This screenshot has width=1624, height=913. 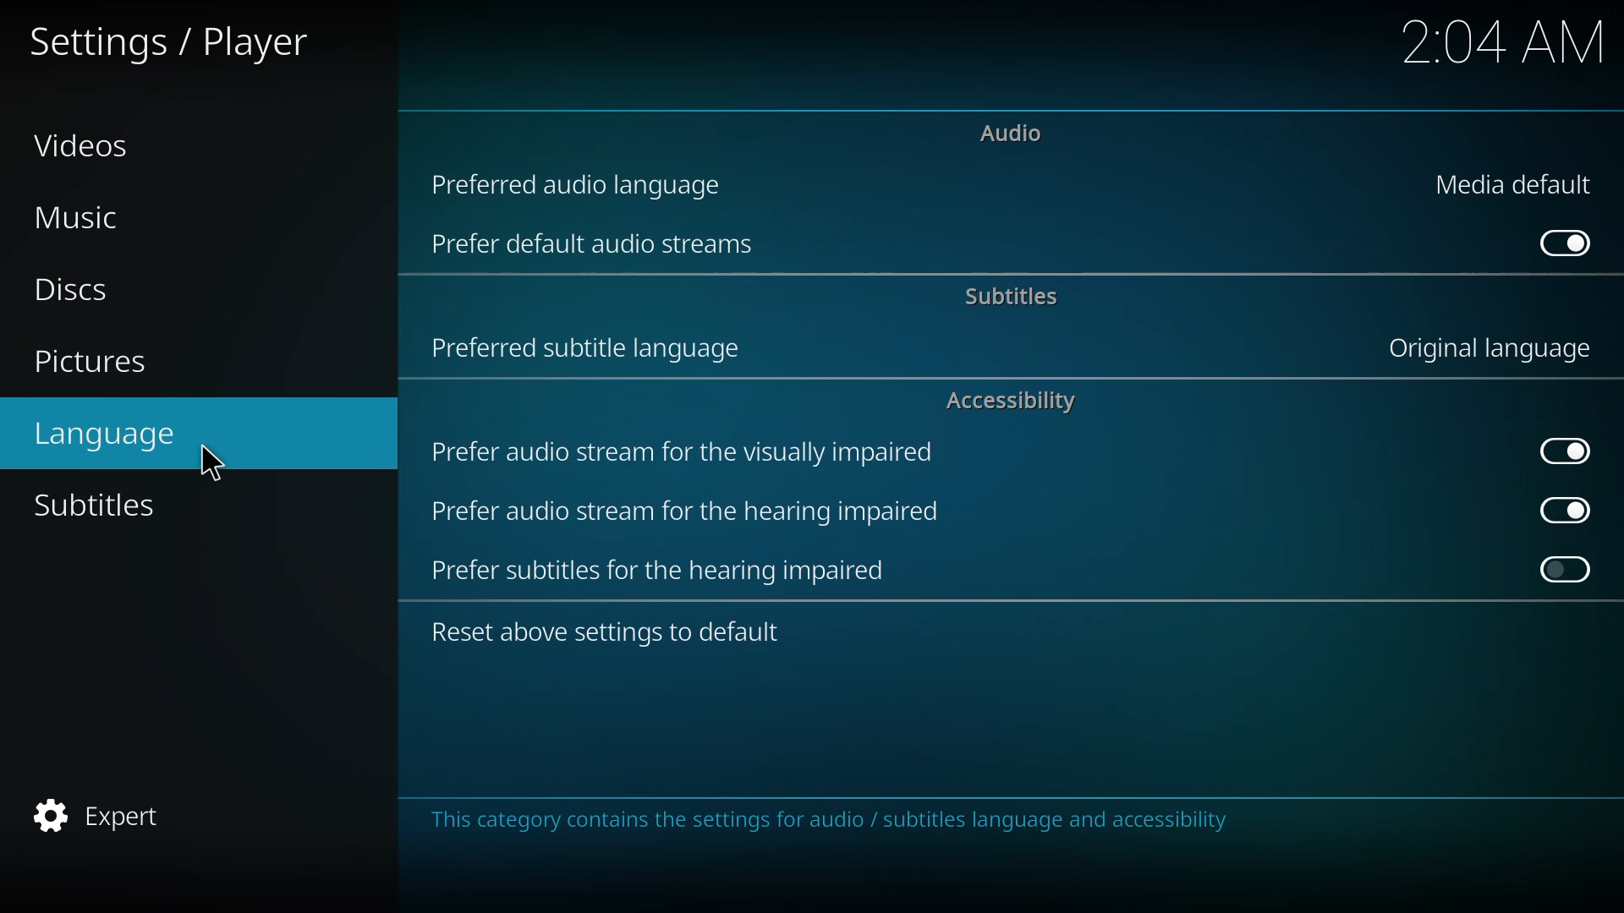 What do you see at coordinates (663, 569) in the screenshot?
I see `prefer subtitles for hearing impaired` at bounding box center [663, 569].